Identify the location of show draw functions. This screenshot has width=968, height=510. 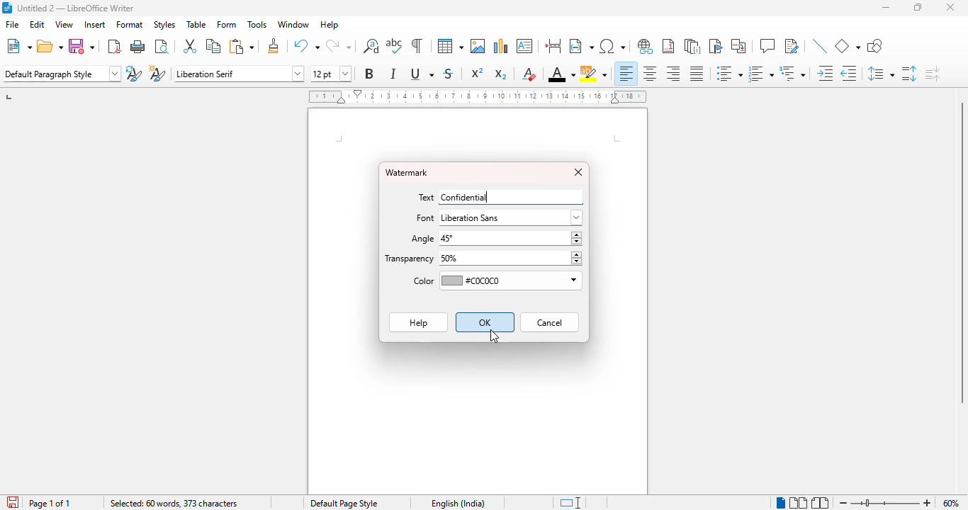
(875, 46).